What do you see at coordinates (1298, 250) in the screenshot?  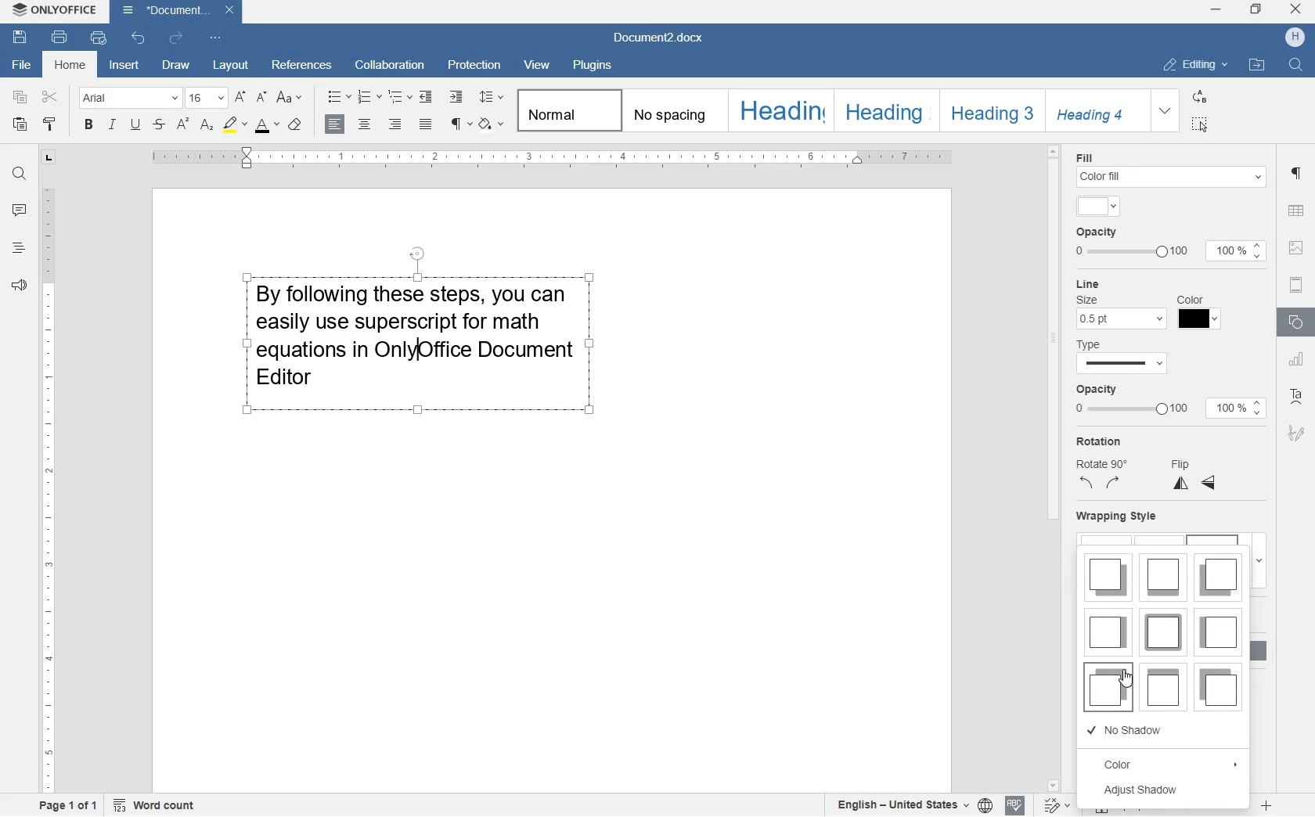 I see `image` at bounding box center [1298, 250].